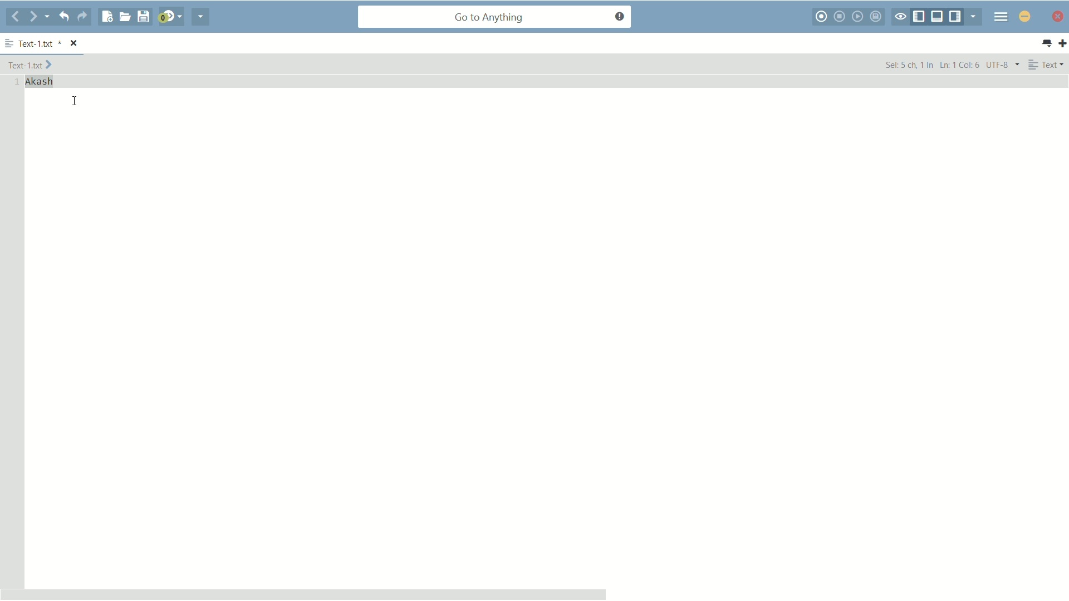  What do you see at coordinates (938, 17) in the screenshot?
I see `hide/show bottom panel` at bounding box center [938, 17].